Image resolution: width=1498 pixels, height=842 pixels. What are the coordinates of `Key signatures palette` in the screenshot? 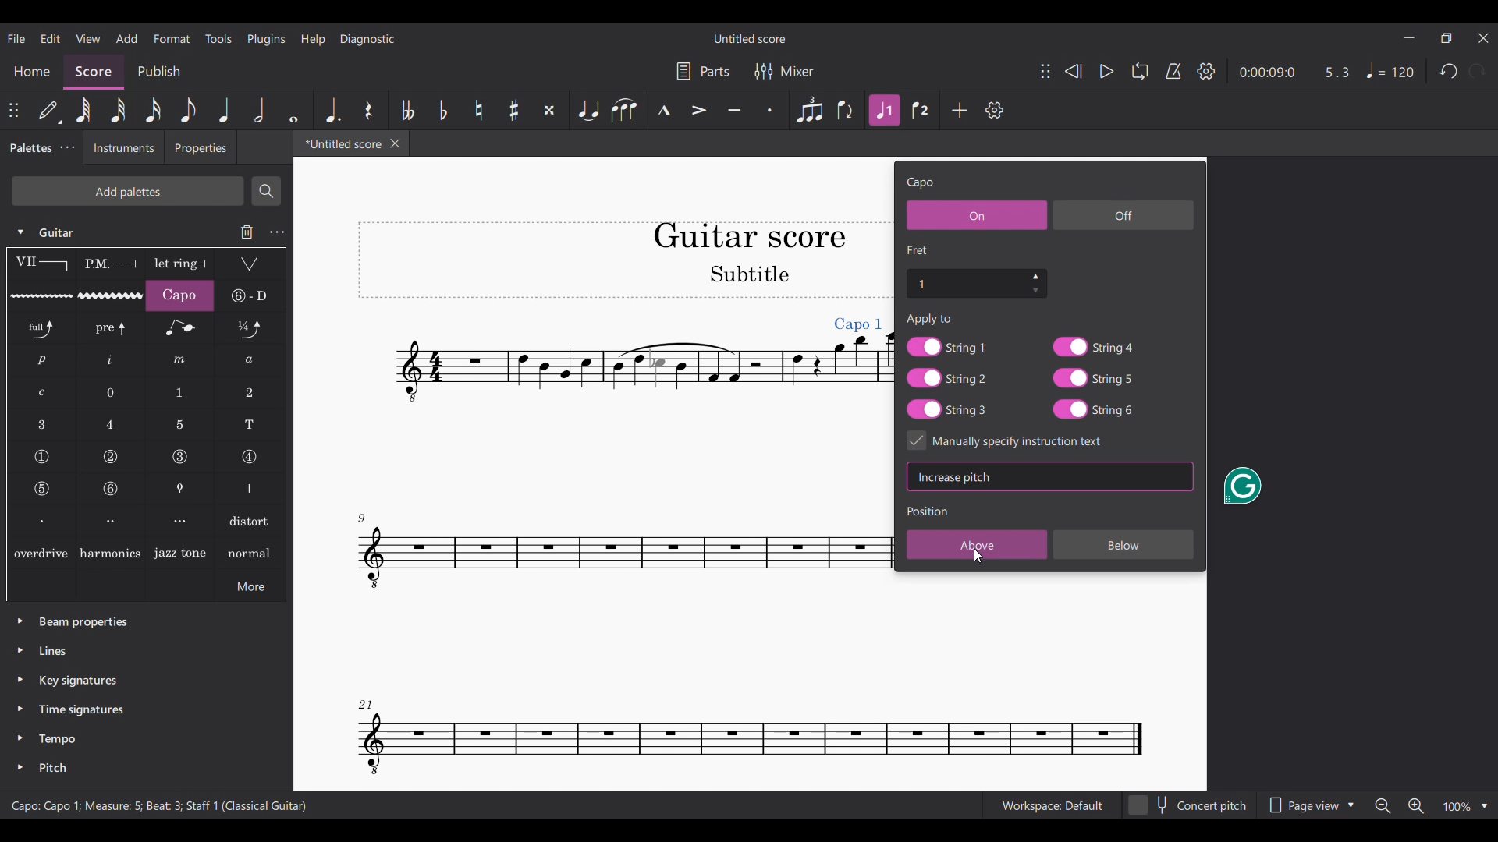 It's located at (78, 681).